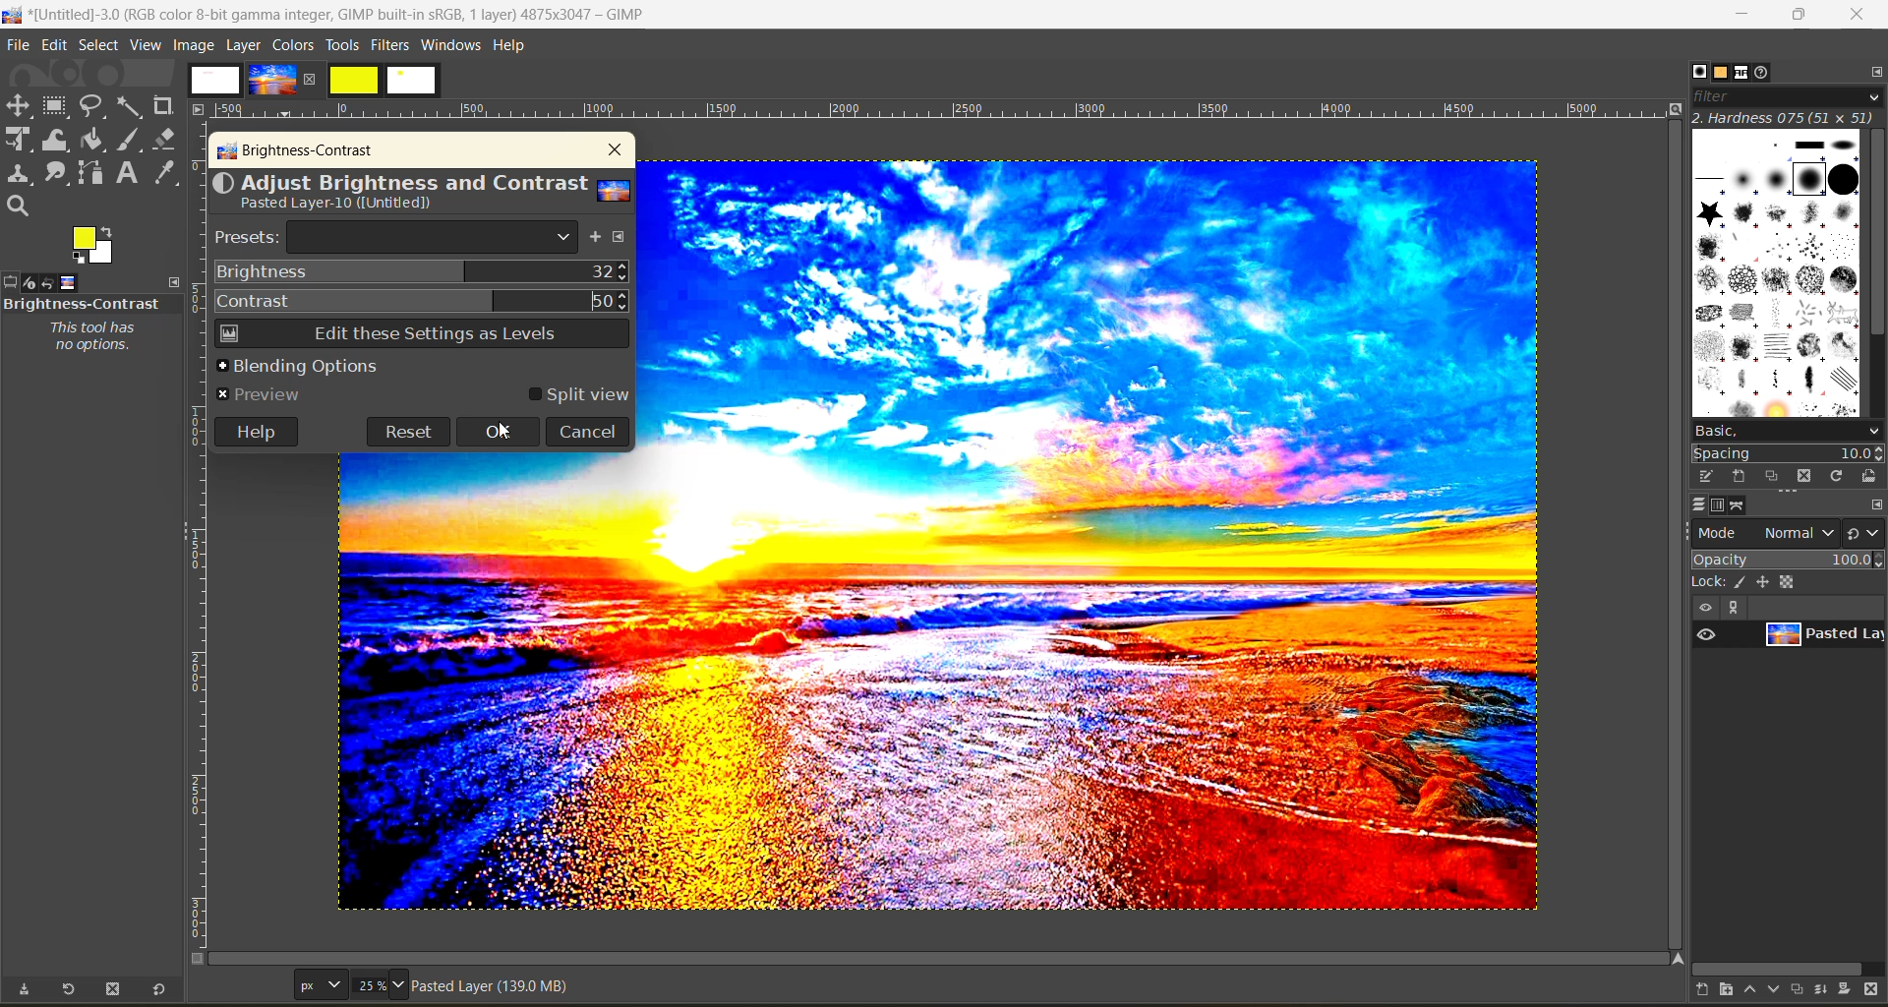  What do you see at coordinates (1777, 273) in the screenshot?
I see `brushes` at bounding box center [1777, 273].